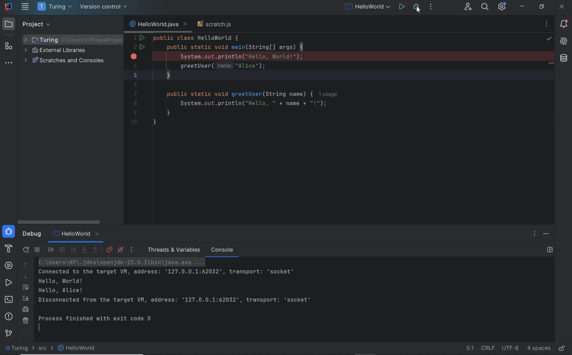  What do you see at coordinates (26, 249) in the screenshot?
I see `rerun` at bounding box center [26, 249].